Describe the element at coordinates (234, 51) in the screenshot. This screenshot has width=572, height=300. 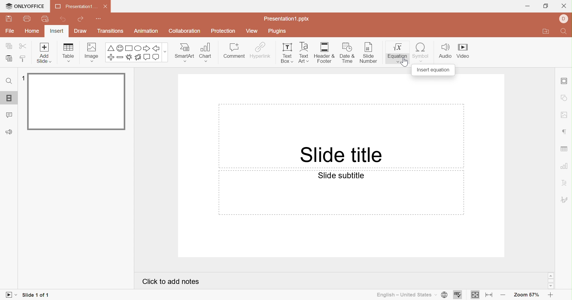
I see `Comment` at that location.